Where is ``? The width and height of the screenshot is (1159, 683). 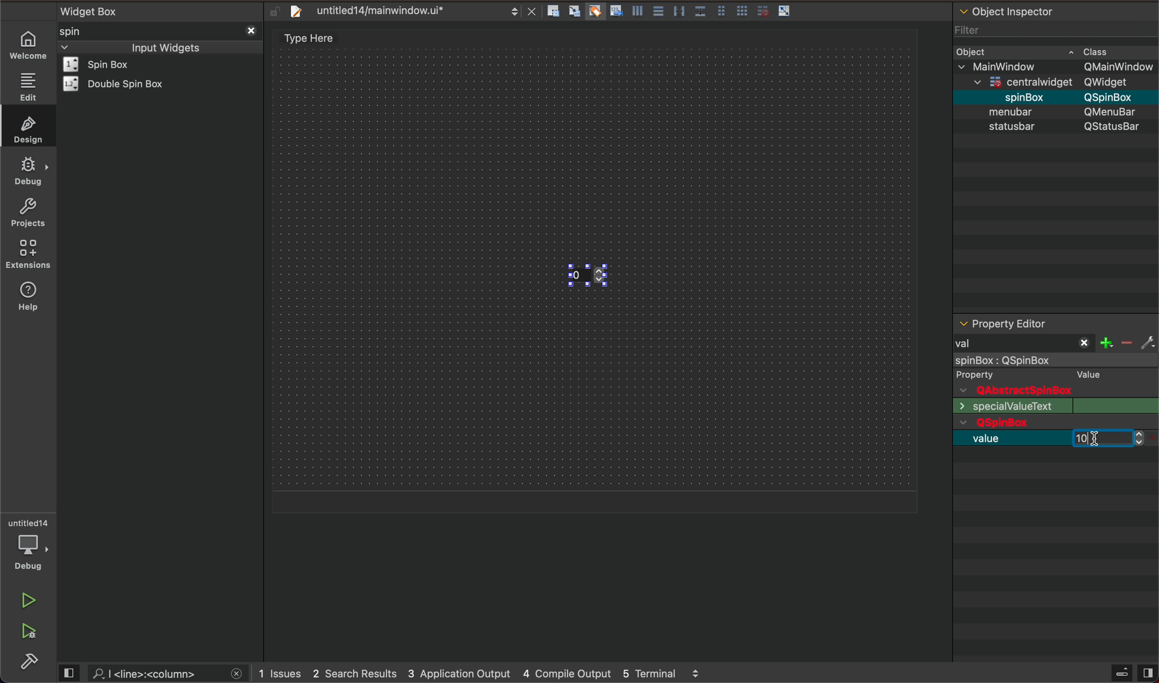
 is located at coordinates (1113, 111).